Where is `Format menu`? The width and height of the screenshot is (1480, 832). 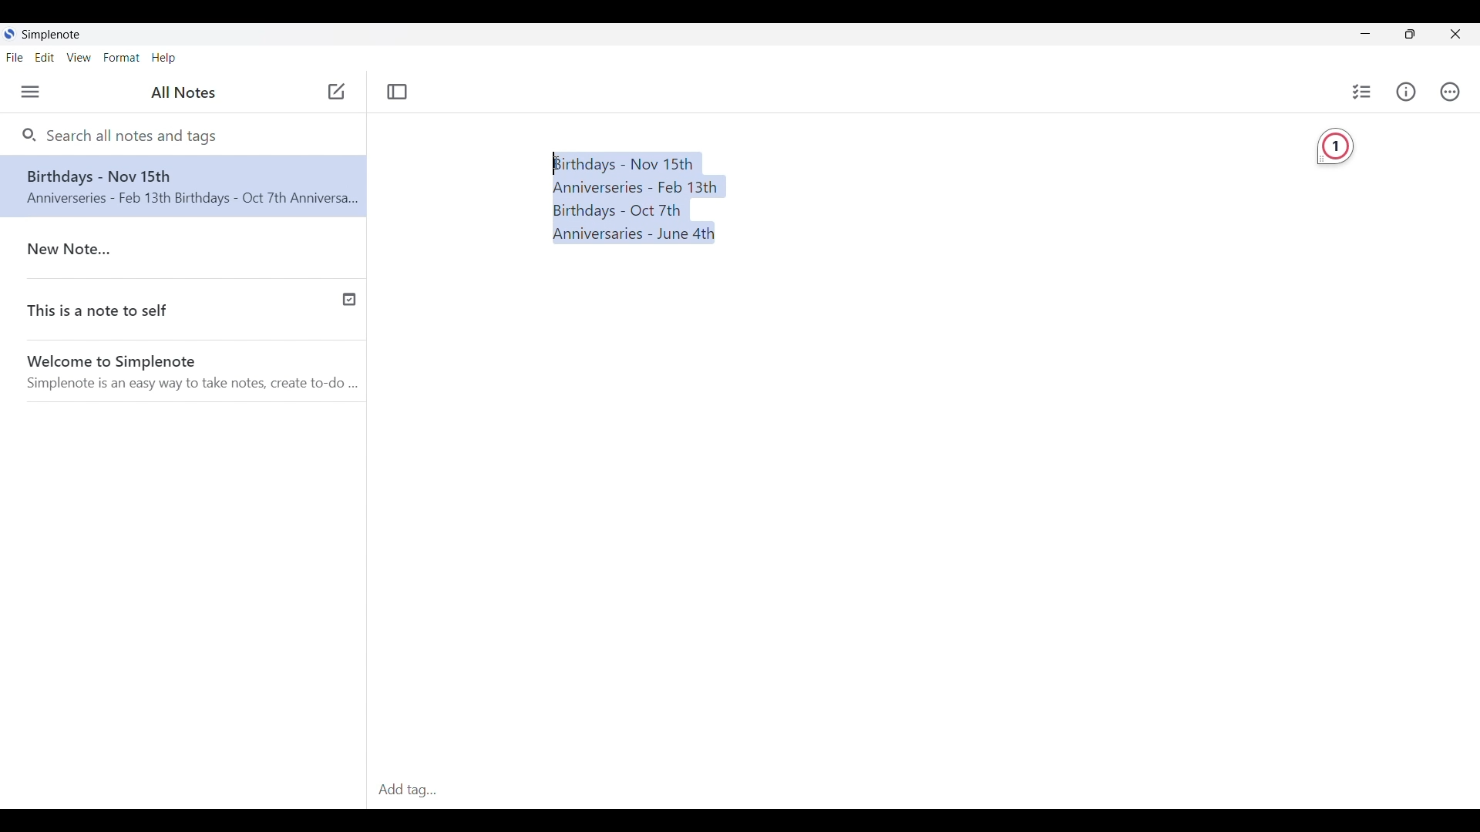 Format menu is located at coordinates (121, 57).